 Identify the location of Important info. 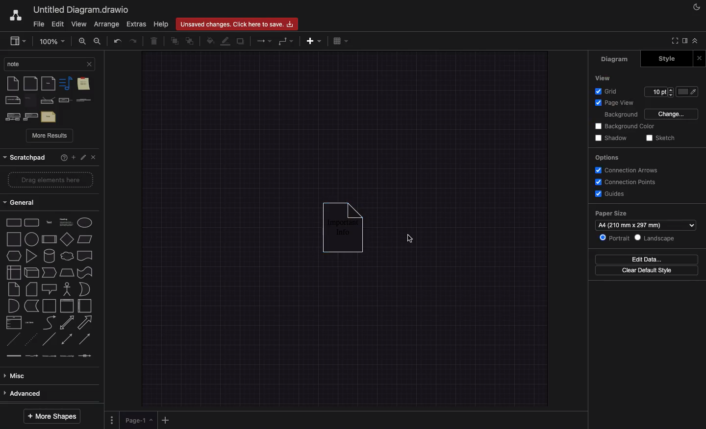
(338, 229).